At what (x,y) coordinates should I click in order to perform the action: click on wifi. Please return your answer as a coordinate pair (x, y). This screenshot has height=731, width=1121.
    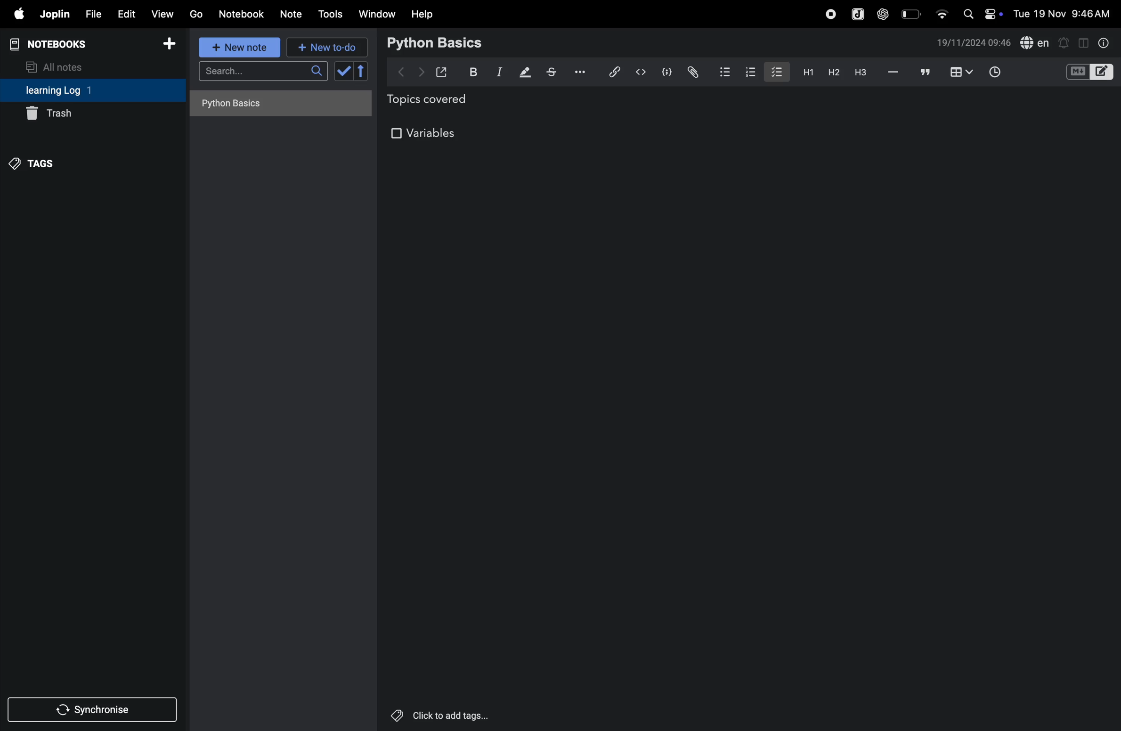
    Looking at the image, I should click on (941, 11).